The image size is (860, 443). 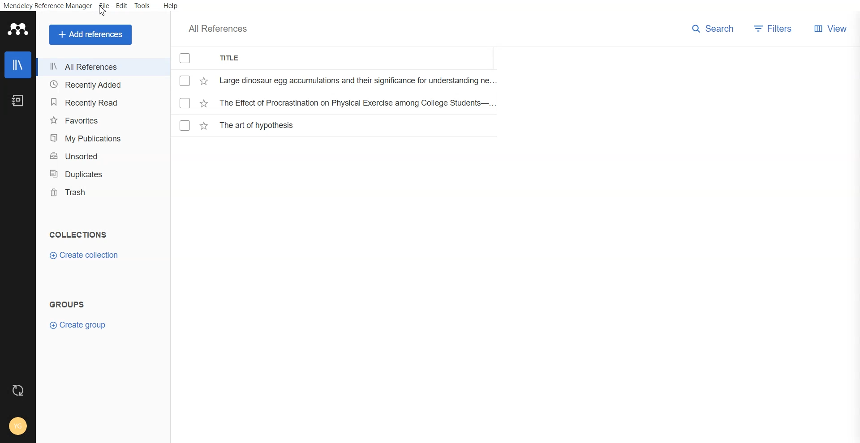 I want to click on Edit, so click(x=121, y=6).